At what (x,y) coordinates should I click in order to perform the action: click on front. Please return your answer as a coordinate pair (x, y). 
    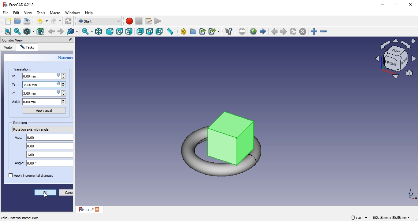
    Looking at the image, I should click on (109, 31).